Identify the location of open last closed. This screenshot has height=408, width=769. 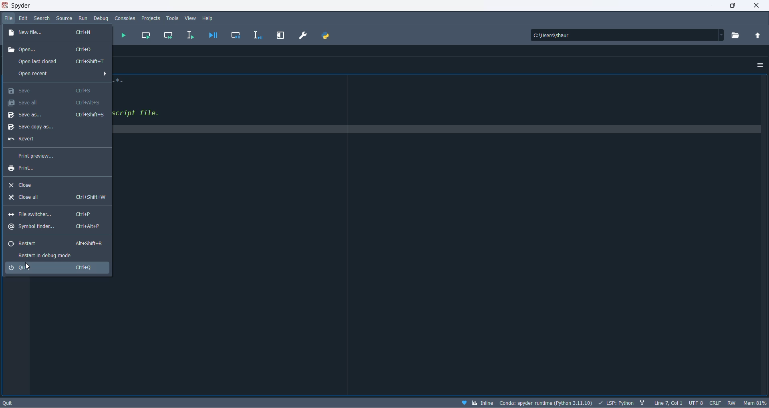
(58, 62).